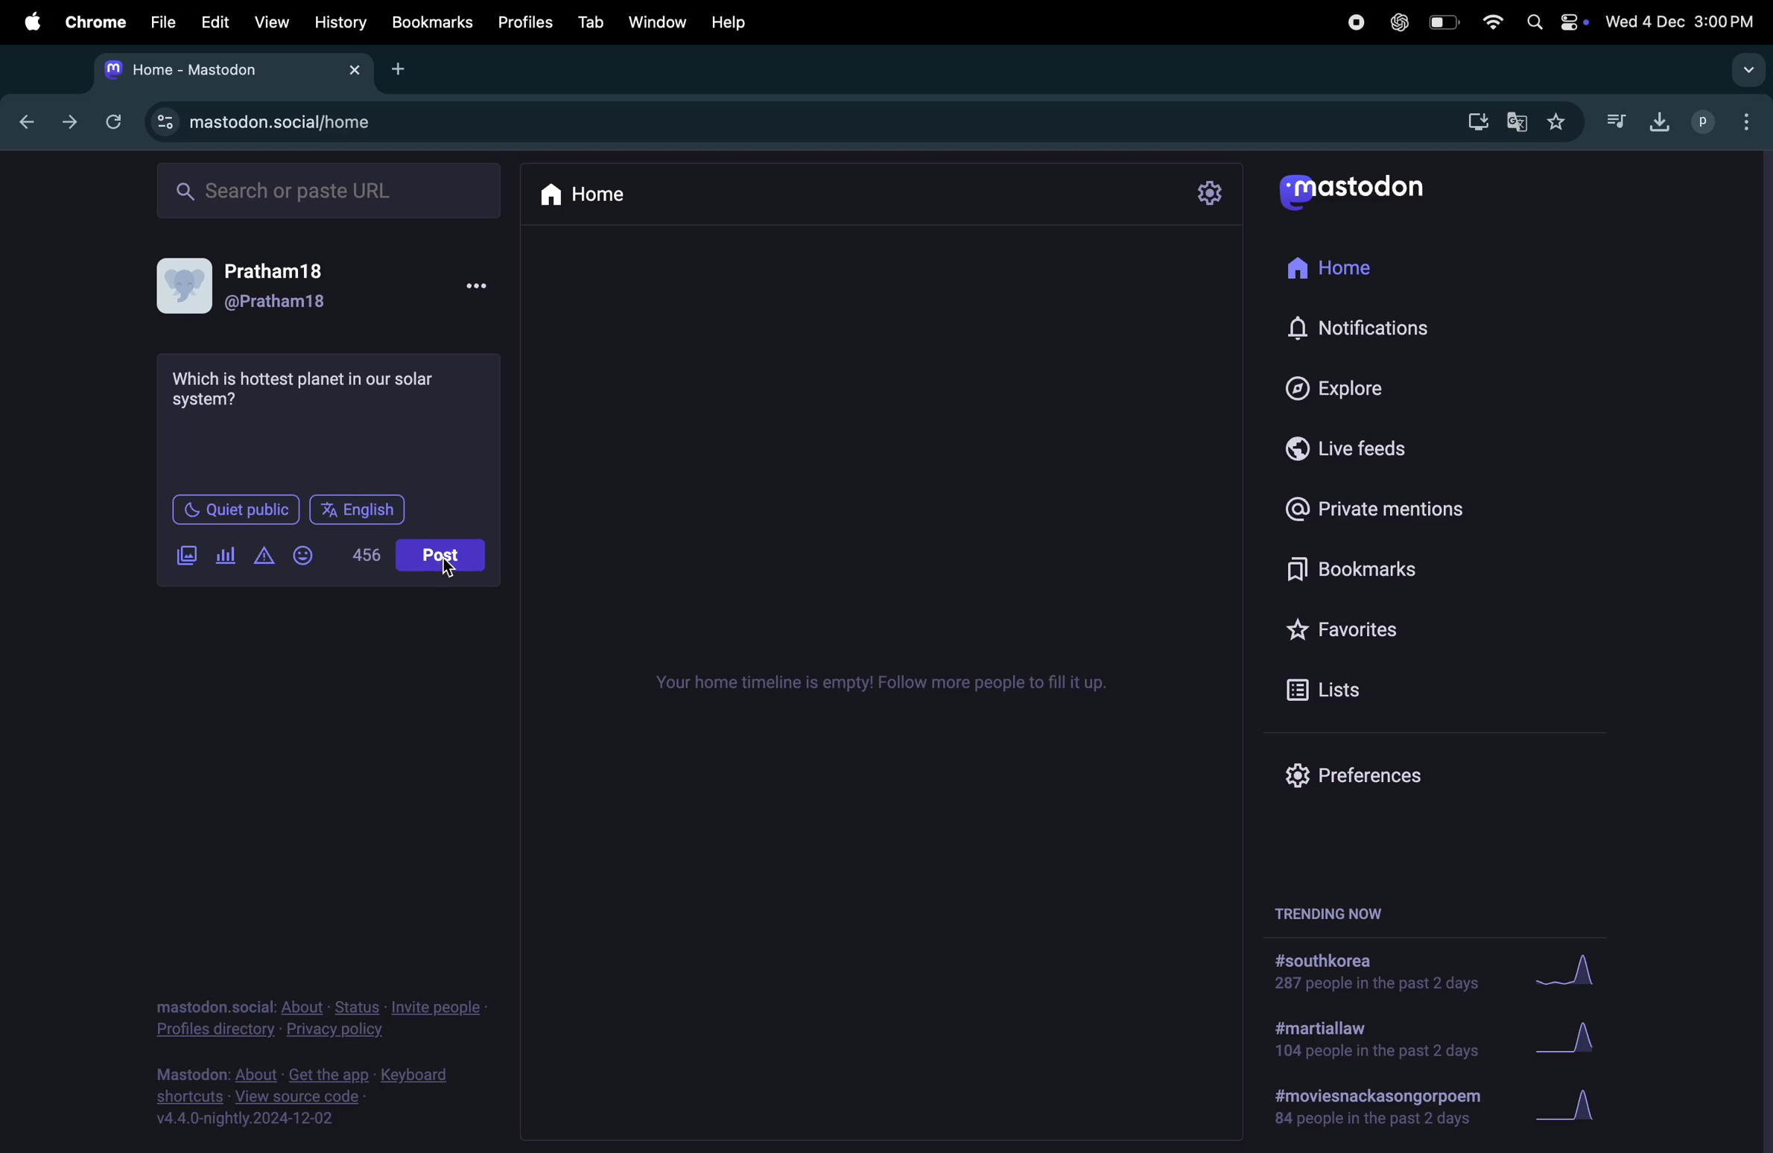 The image size is (1773, 1153). I want to click on book mark, so click(431, 22).